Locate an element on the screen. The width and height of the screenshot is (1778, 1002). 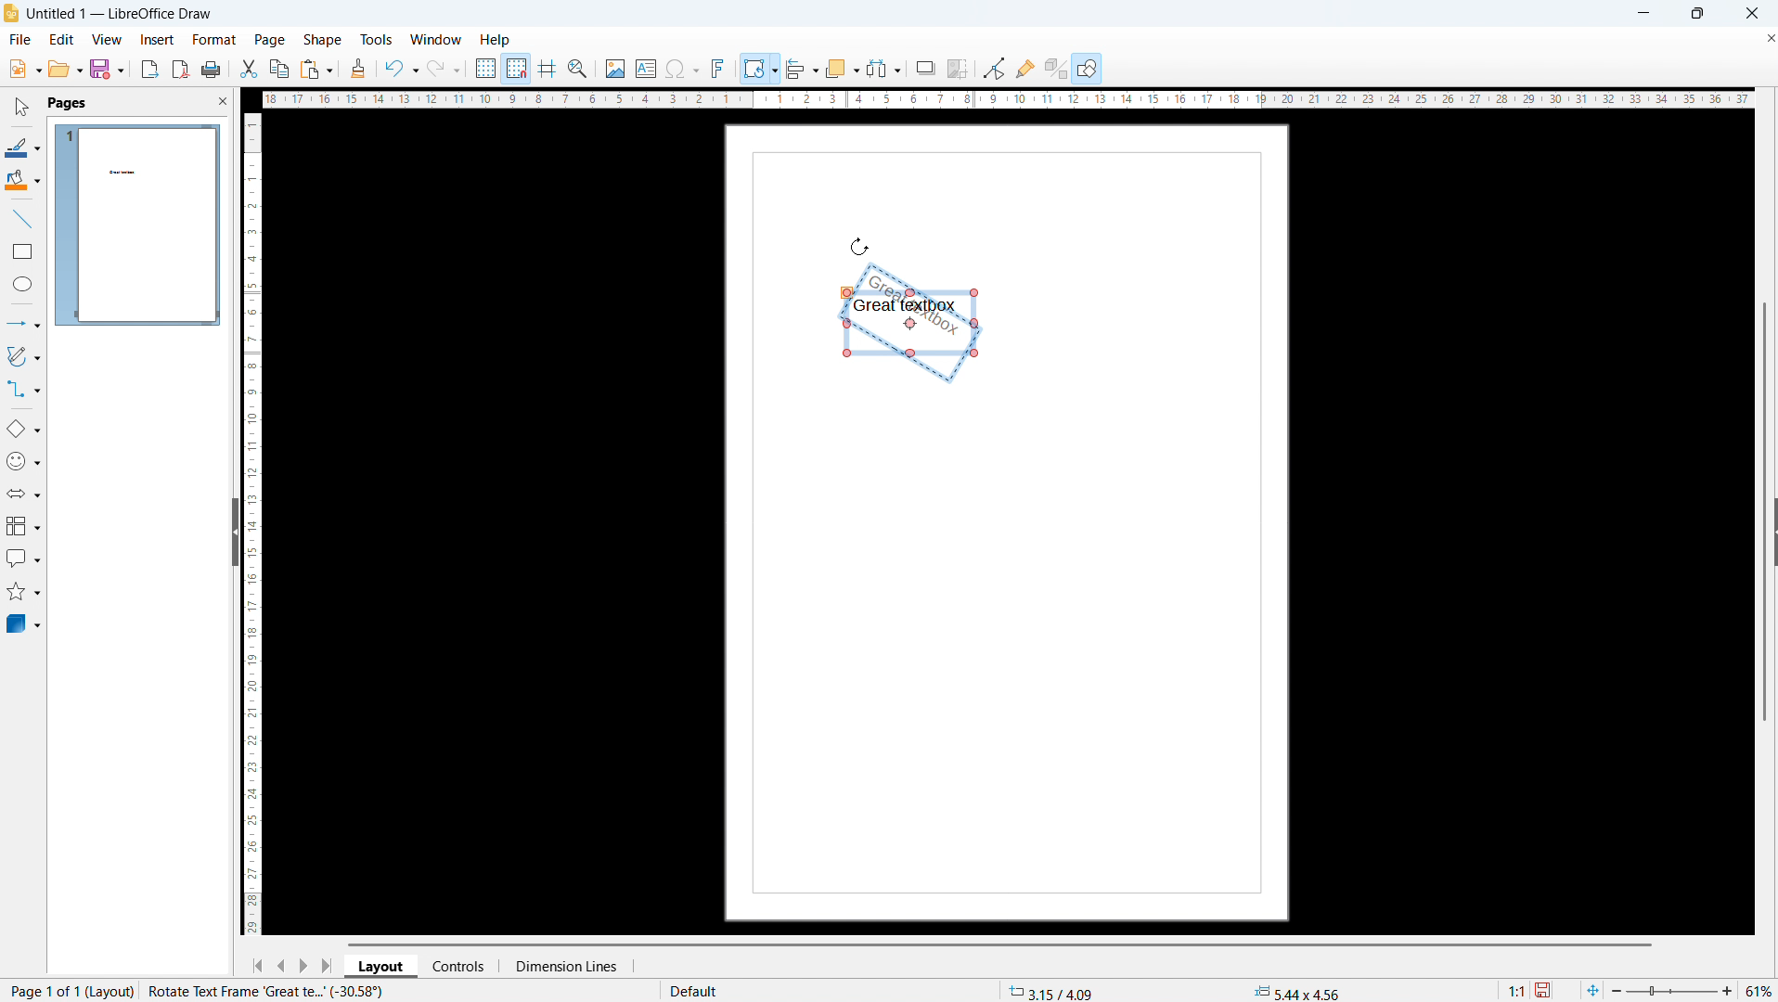
Close  is located at coordinates (1750, 13).